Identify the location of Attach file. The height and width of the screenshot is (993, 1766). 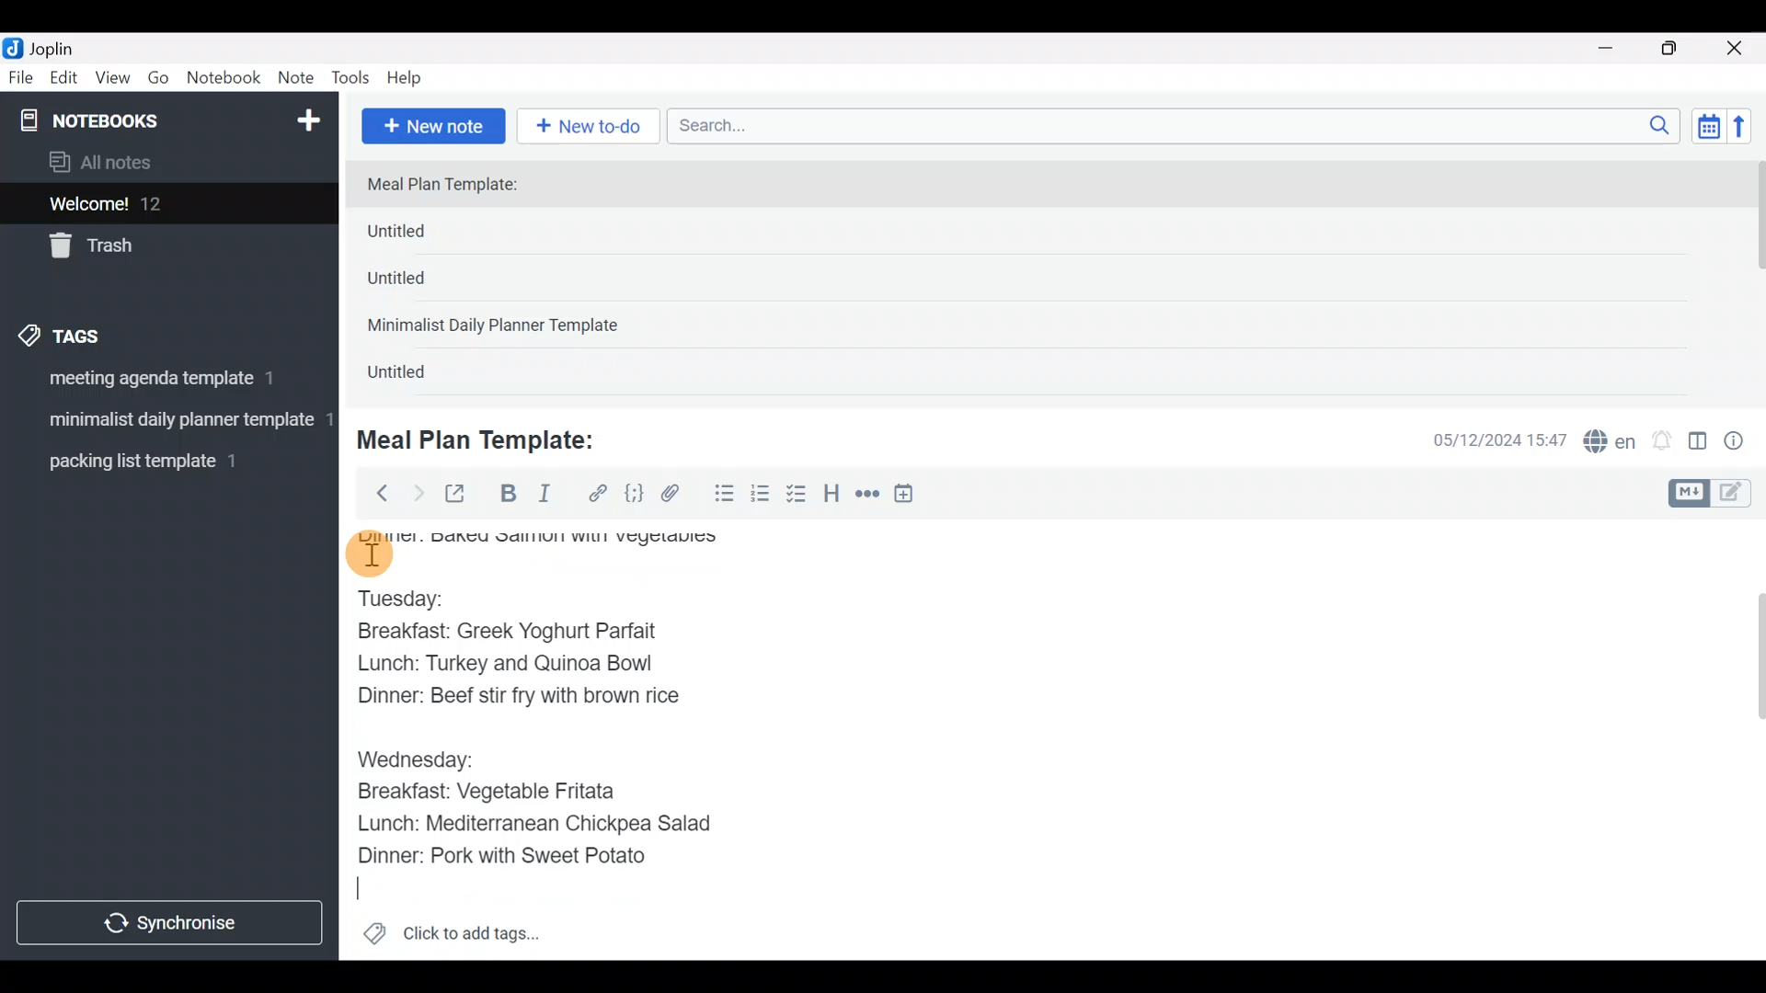
(676, 496).